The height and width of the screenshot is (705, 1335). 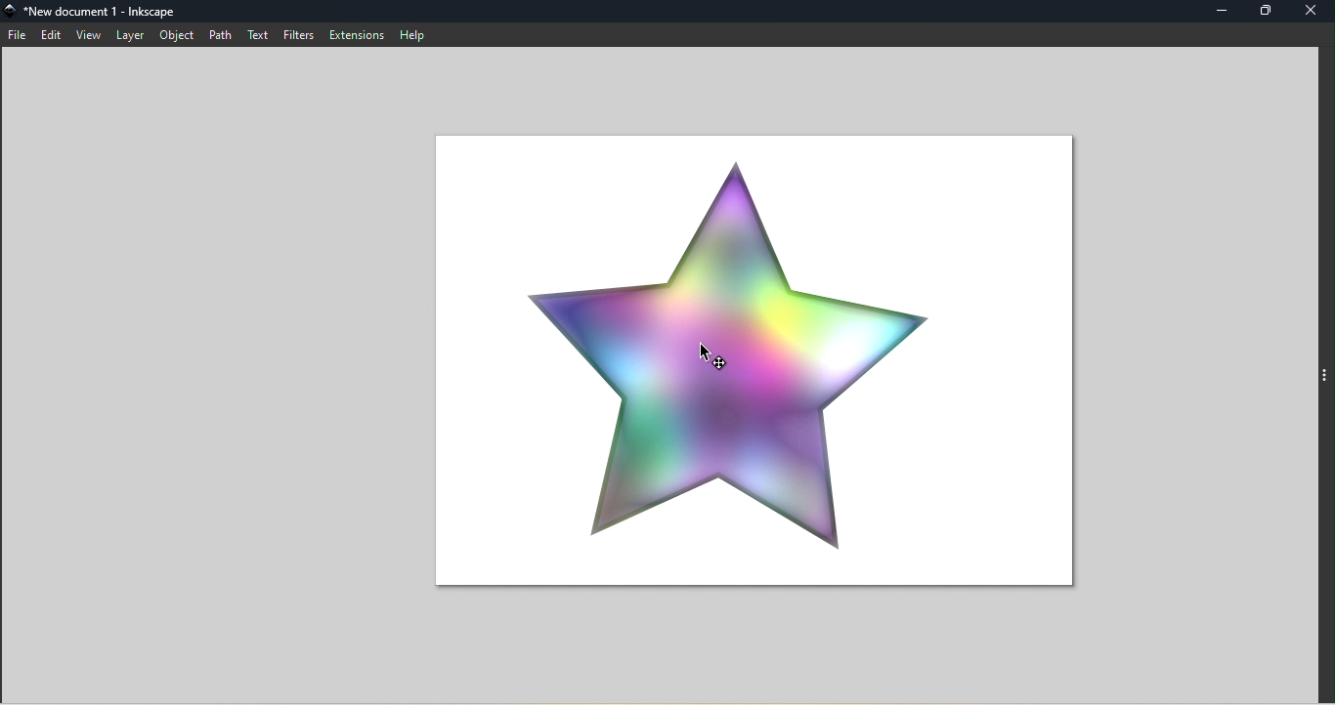 I want to click on cursor, so click(x=709, y=354).